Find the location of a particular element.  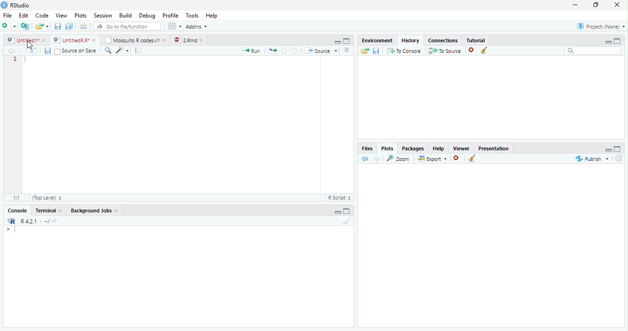

Go to previous plot is located at coordinates (365, 159).